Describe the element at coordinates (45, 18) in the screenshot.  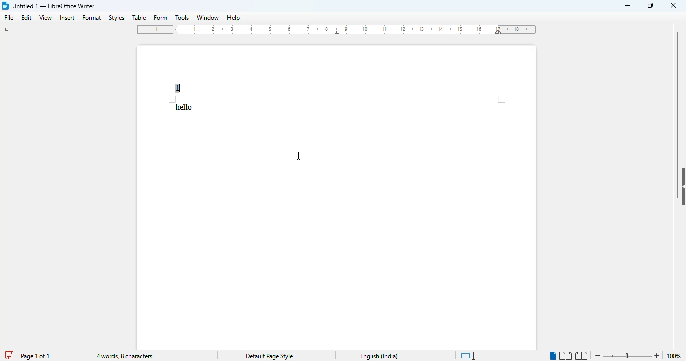
I see `view` at that location.